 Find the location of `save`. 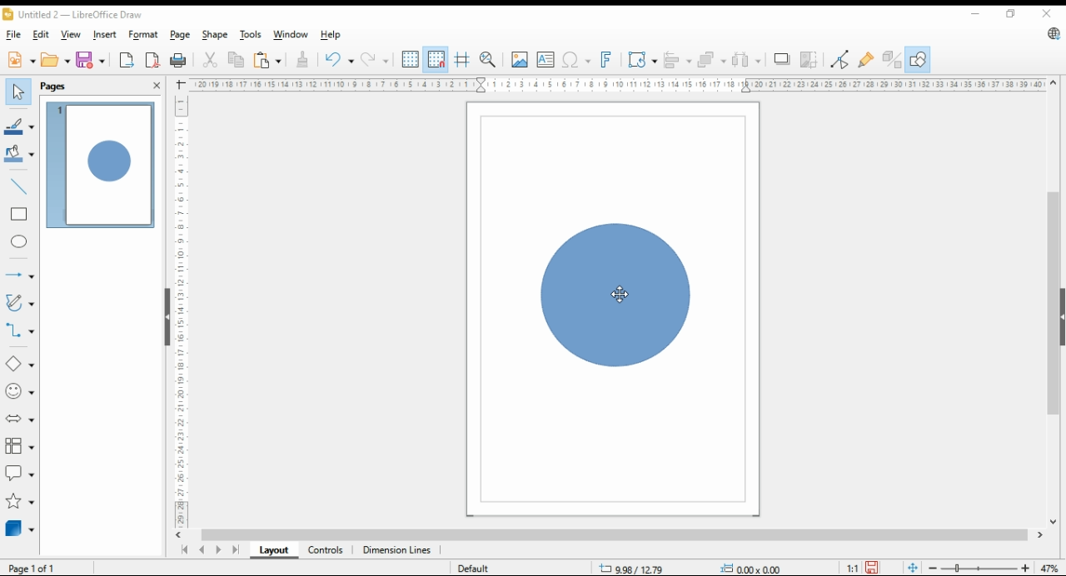

save is located at coordinates (872, 568).